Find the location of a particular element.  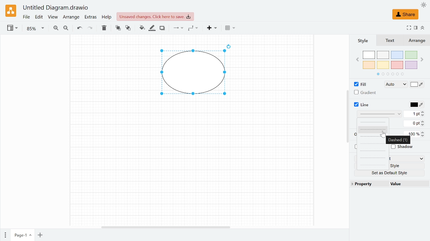

Color pallet is located at coordinates (390, 63).